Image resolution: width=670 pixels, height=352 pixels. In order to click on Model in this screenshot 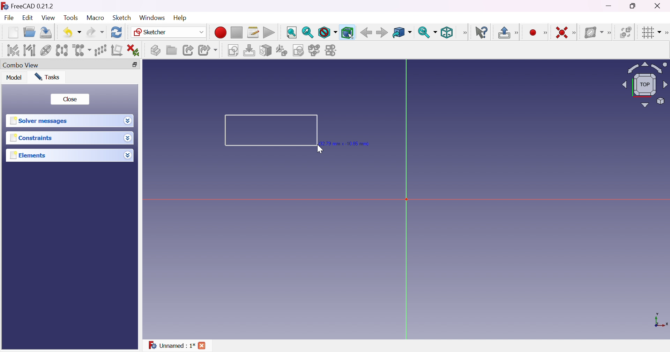, I will do `click(14, 77)`.